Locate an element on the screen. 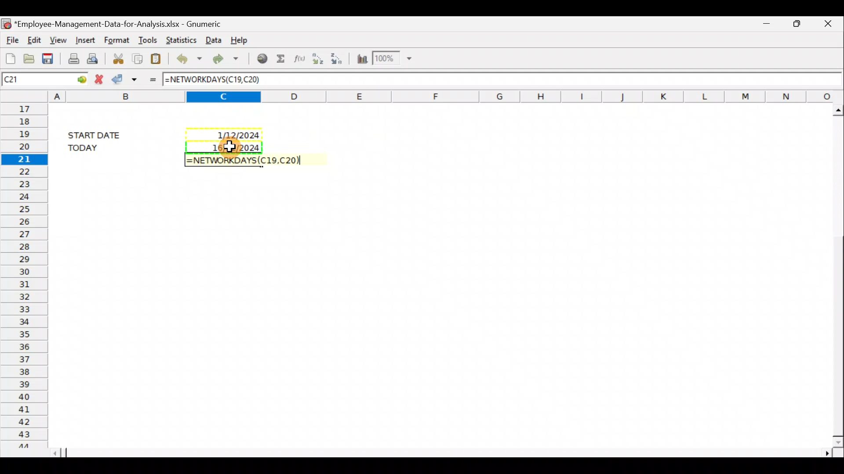 The height and width of the screenshot is (474, 844). Enter formula is located at coordinates (151, 79).